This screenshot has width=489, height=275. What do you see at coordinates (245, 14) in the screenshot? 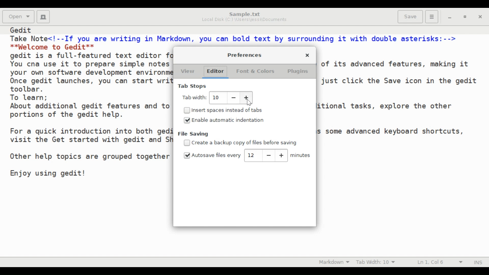
I see `Sample.txt` at bounding box center [245, 14].